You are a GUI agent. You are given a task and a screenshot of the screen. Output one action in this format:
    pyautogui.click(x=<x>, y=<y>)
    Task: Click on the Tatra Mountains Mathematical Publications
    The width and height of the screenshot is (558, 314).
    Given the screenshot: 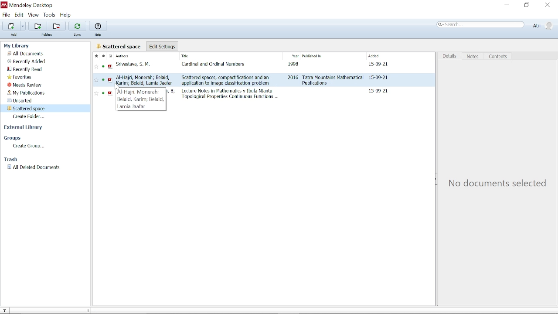 What is the action you would take?
    pyautogui.click(x=333, y=80)
    